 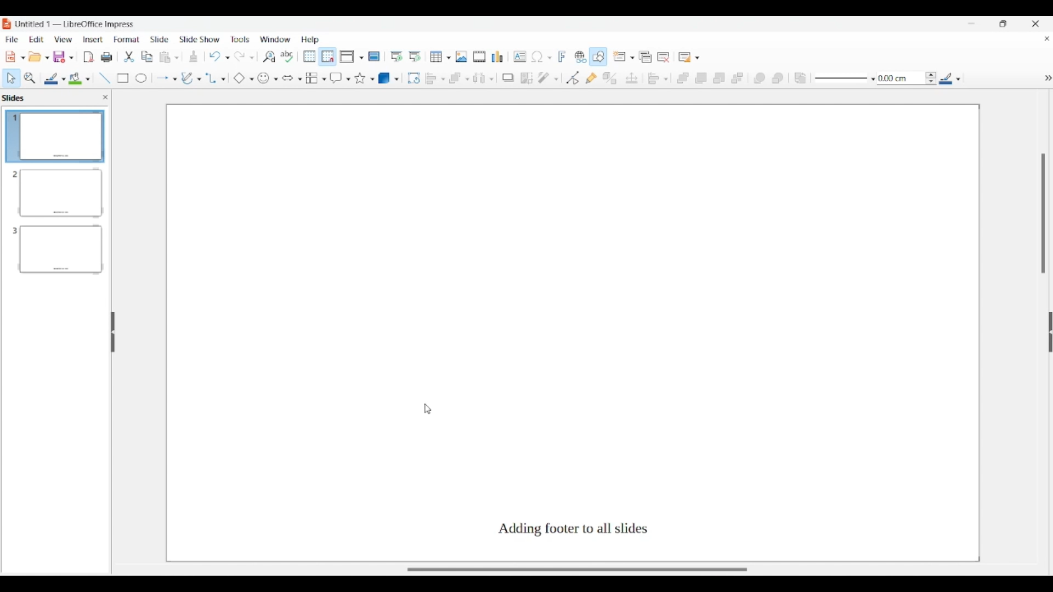 What do you see at coordinates (1003, 24) in the screenshot?
I see `Show in smaller tab` at bounding box center [1003, 24].